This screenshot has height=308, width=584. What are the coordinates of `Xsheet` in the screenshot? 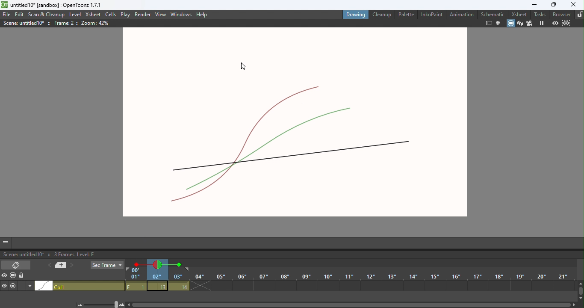 It's located at (93, 15).